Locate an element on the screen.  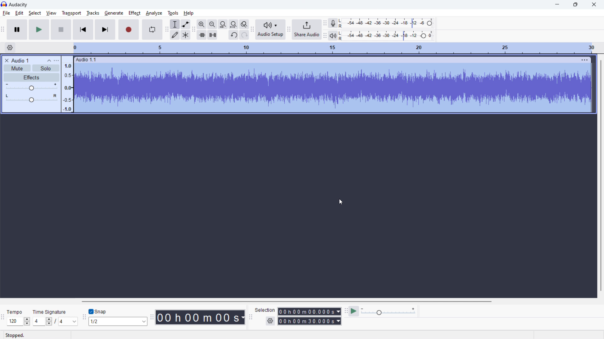
solo is located at coordinates (45, 68).